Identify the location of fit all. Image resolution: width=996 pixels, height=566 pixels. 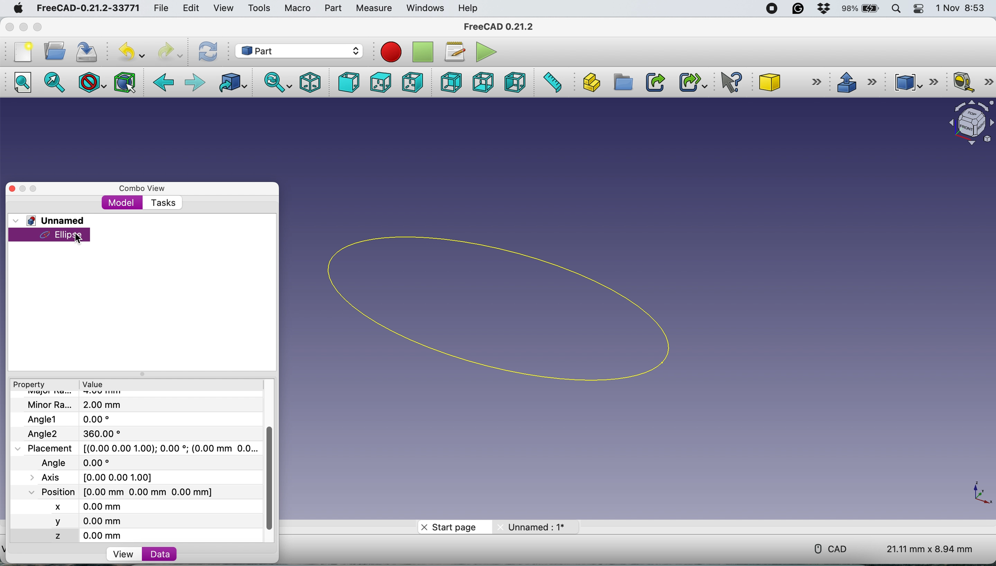
(23, 82).